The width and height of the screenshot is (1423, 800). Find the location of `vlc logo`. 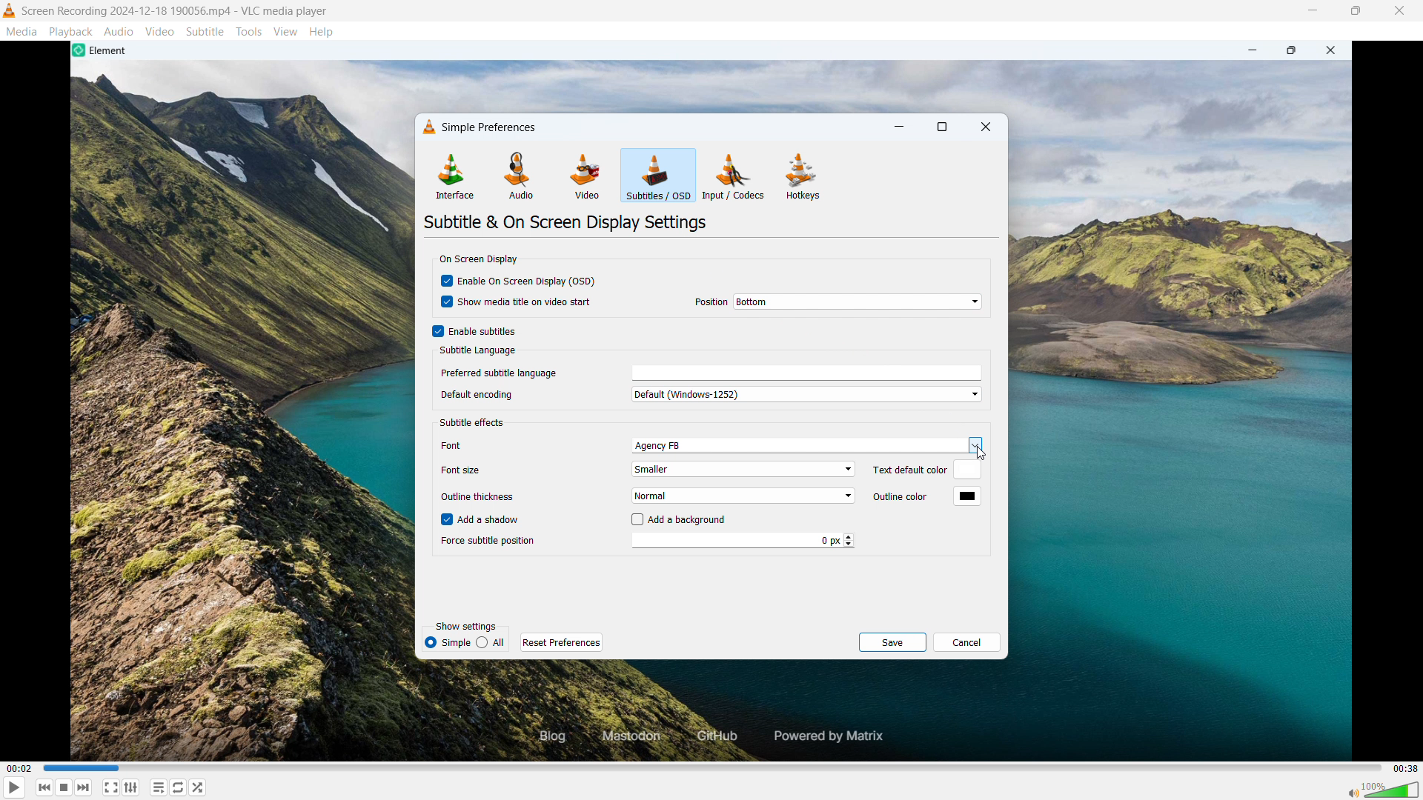

vlc logo is located at coordinates (430, 127).